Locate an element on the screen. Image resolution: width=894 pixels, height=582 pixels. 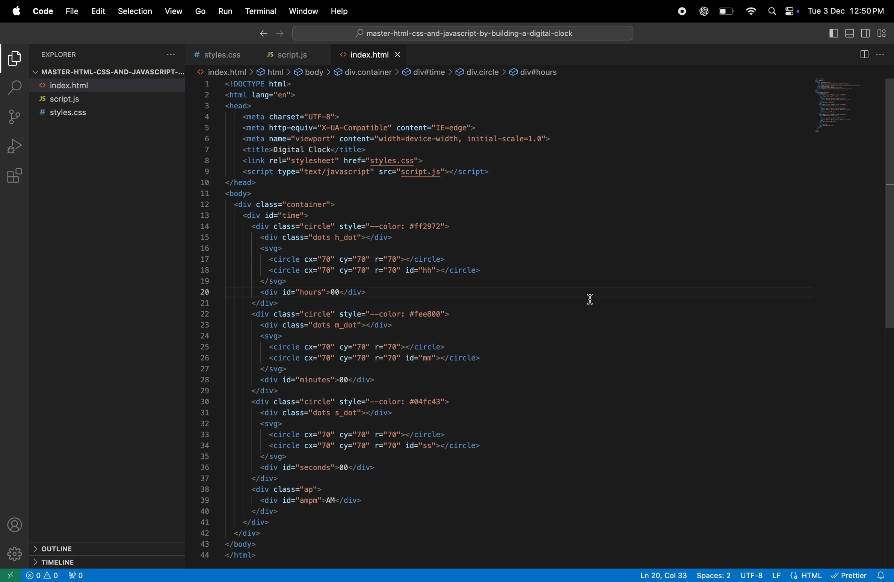
apple menu is located at coordinates (16, 11).